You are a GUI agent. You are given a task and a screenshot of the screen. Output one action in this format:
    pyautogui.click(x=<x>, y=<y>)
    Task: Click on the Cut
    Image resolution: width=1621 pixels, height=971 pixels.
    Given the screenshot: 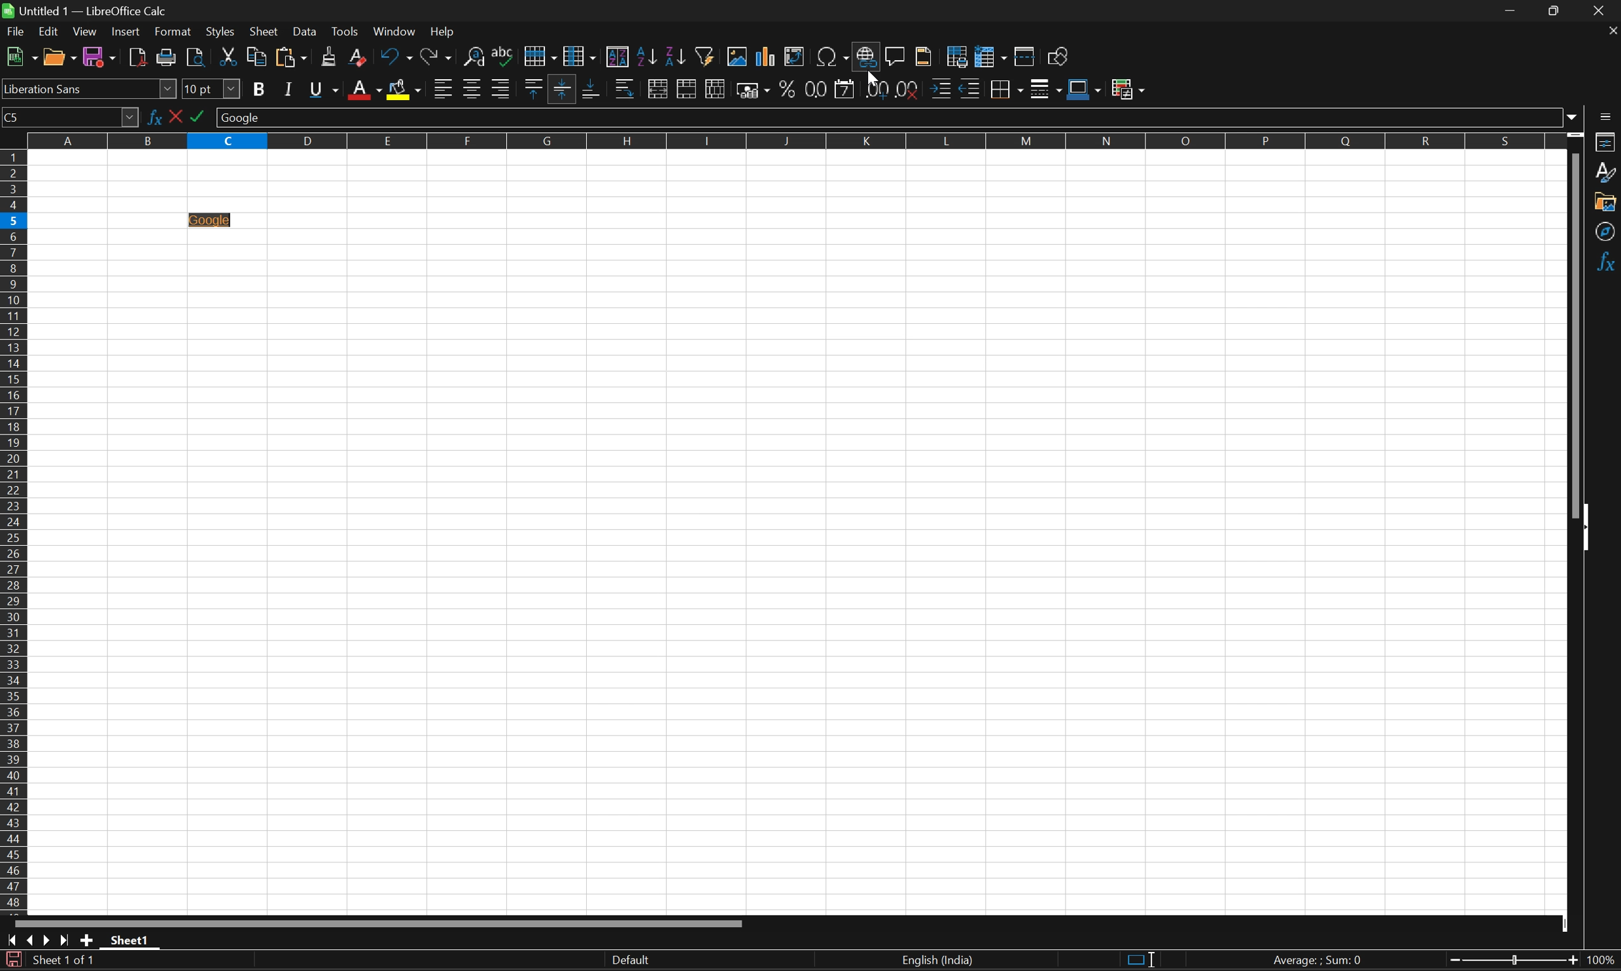 What is the action you would take?
    pyautogui.click(x=230, y=56)
    